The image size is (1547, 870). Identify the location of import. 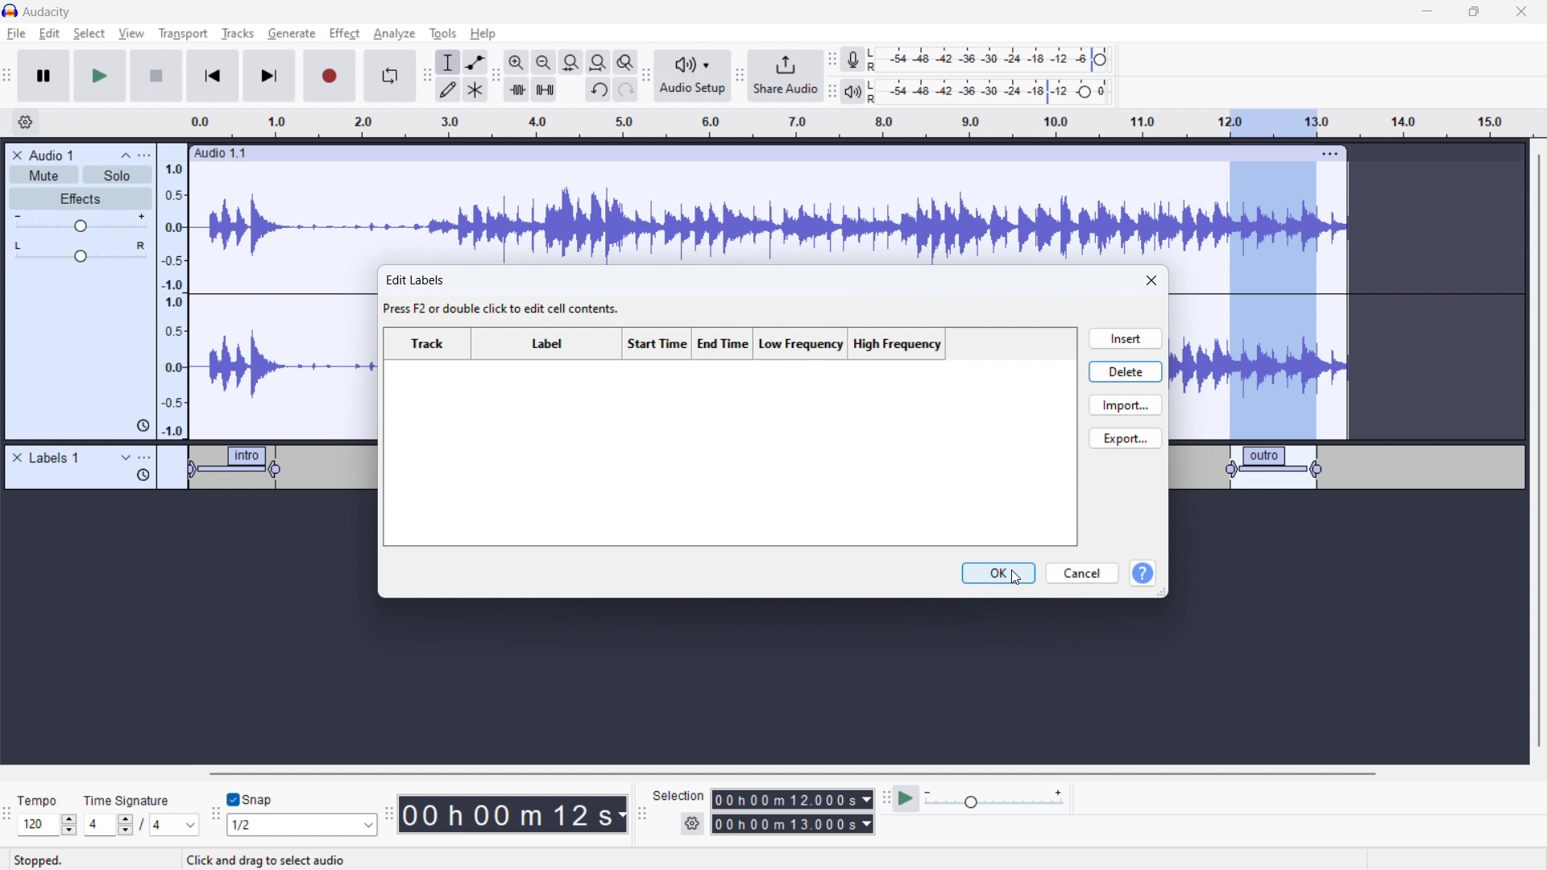
(1126, 404).